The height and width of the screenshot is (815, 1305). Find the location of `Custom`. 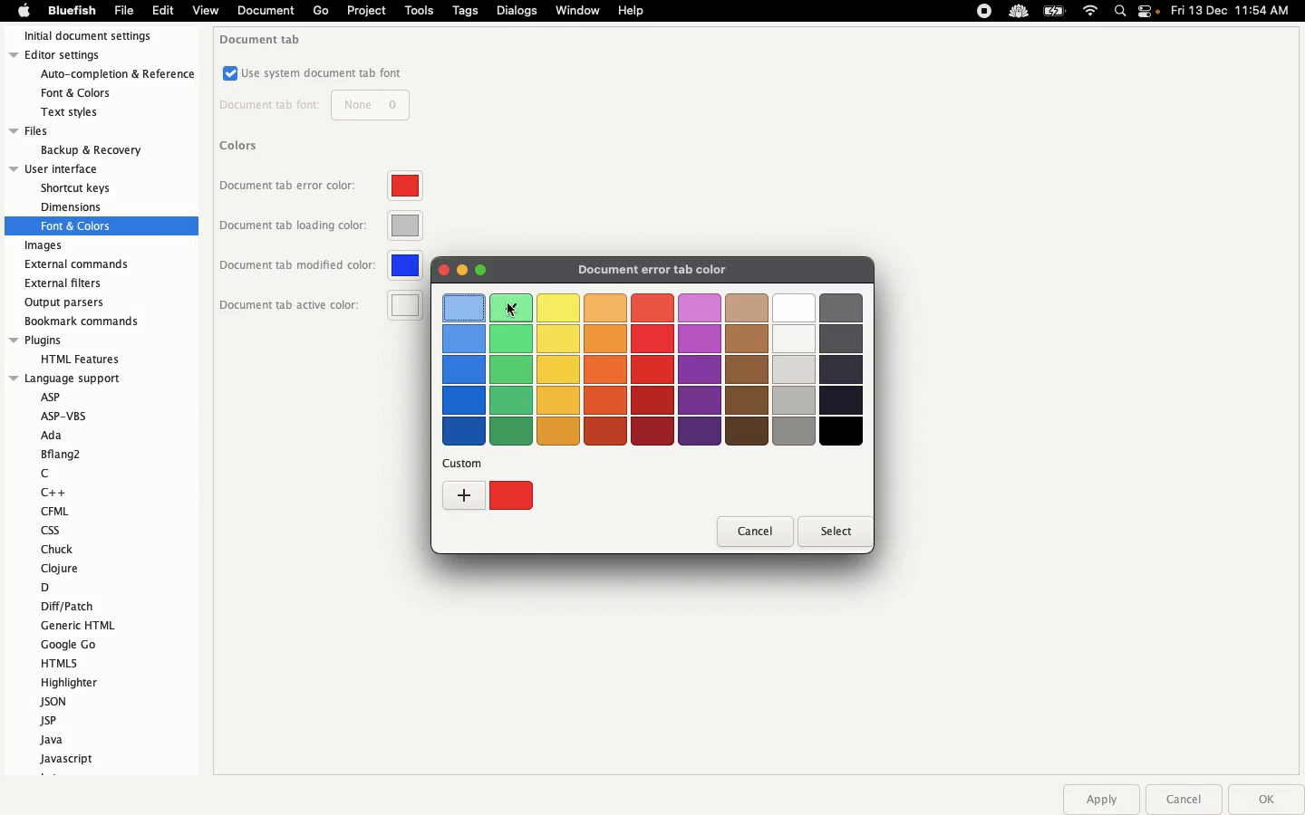

Custom is located at coordinates (490, 495).